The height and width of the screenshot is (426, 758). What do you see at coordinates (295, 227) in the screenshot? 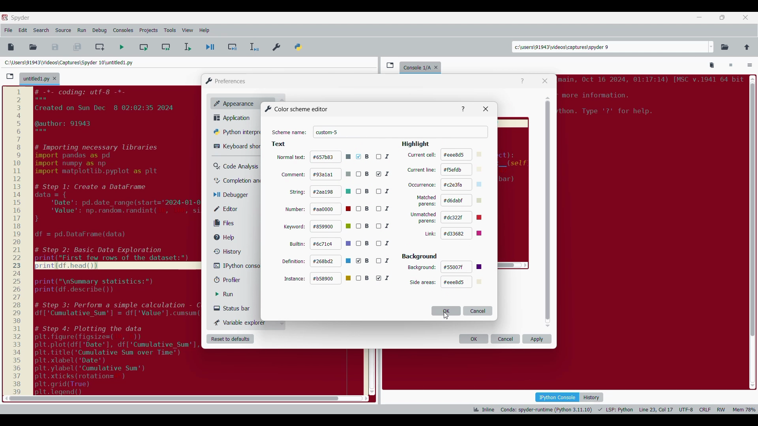
I see `keyword` at bounding box center [295, 227].